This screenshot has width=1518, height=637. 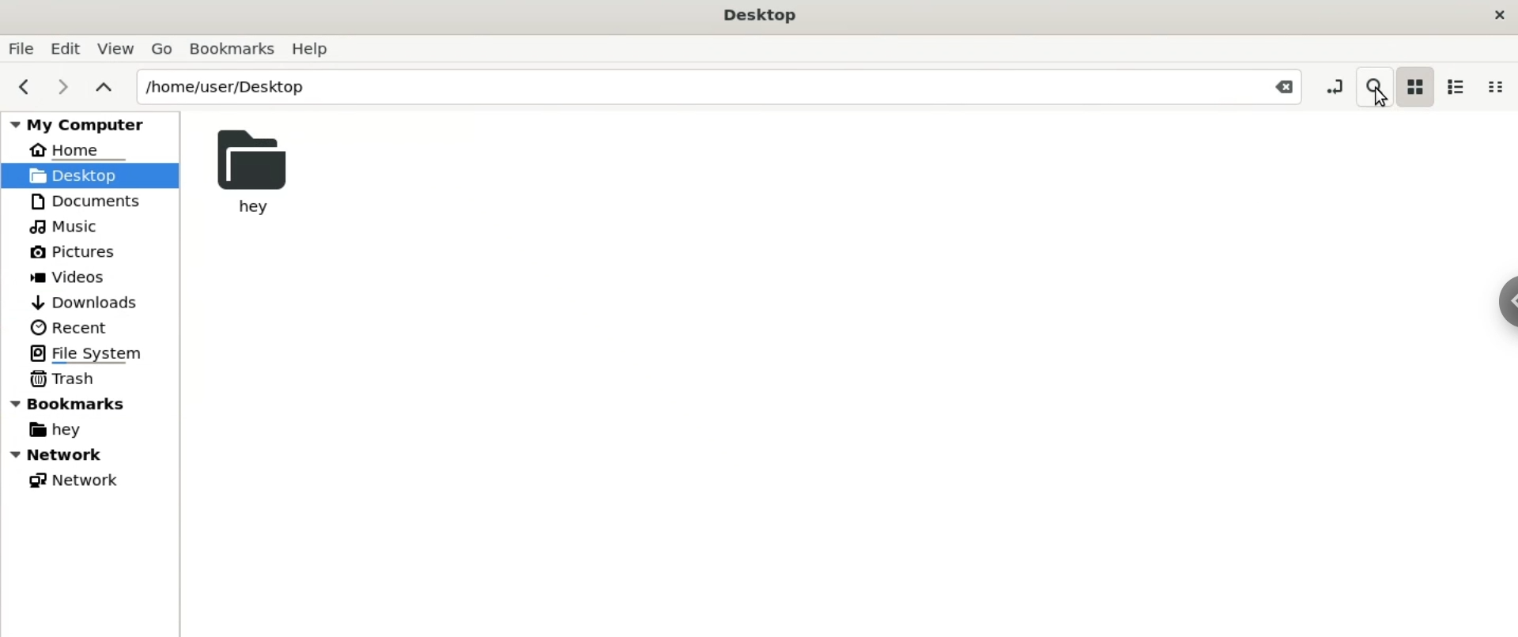 What do you see at coordinates (53, 430) in the screenshot?
I see `hey` at bounding box center [53, 430].